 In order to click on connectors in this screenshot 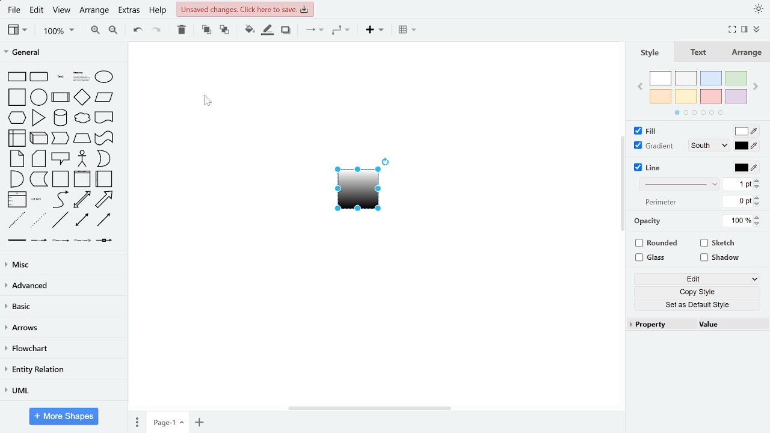, I will do `click(313, 31)`.